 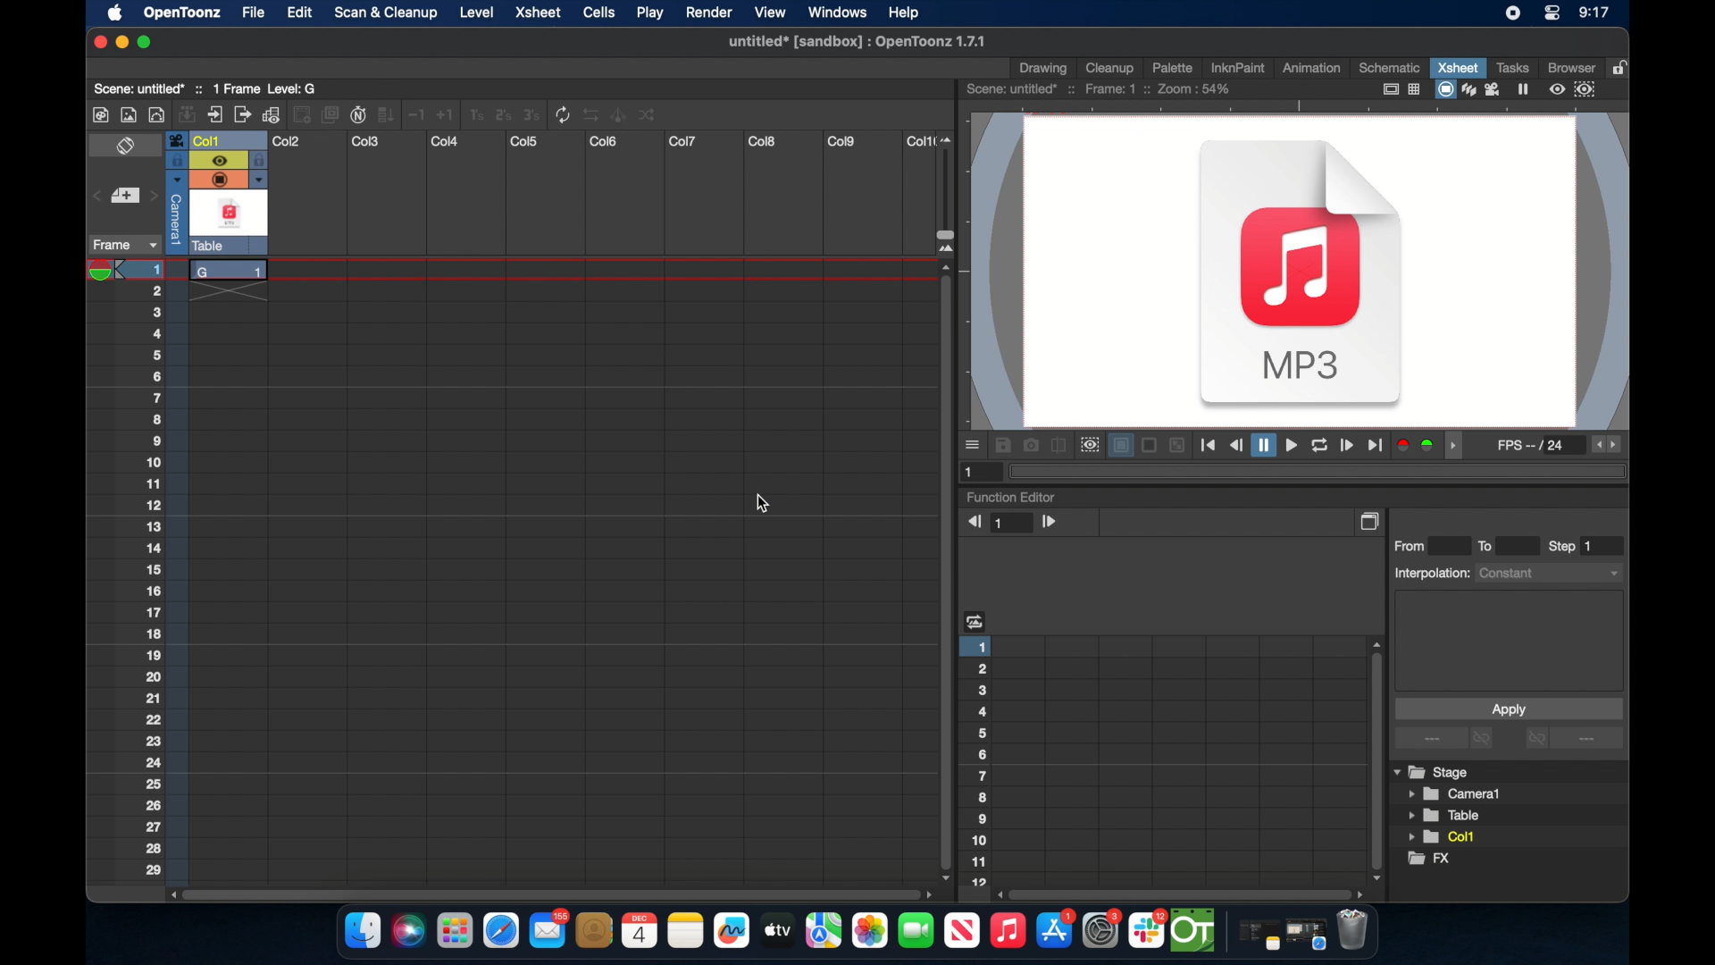 What do you see at coordinates (648, 13) in the screenshot?
I see `play` at bounding box center [648, 13].